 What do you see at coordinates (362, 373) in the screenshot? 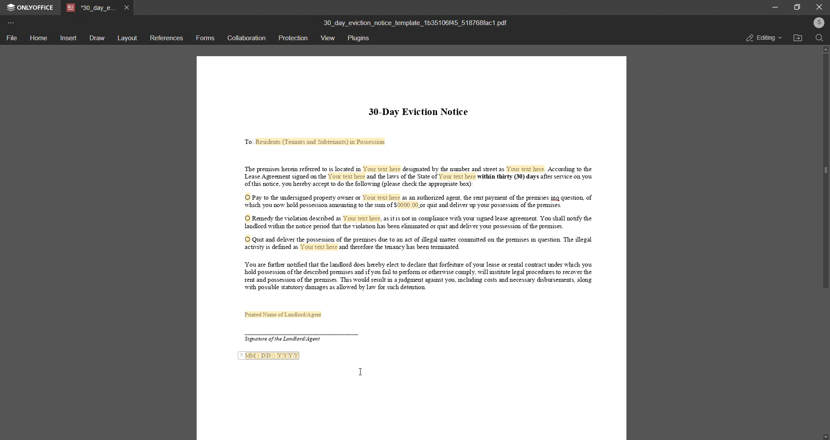
I see `Text cursor` at bounding box center [362, 373].